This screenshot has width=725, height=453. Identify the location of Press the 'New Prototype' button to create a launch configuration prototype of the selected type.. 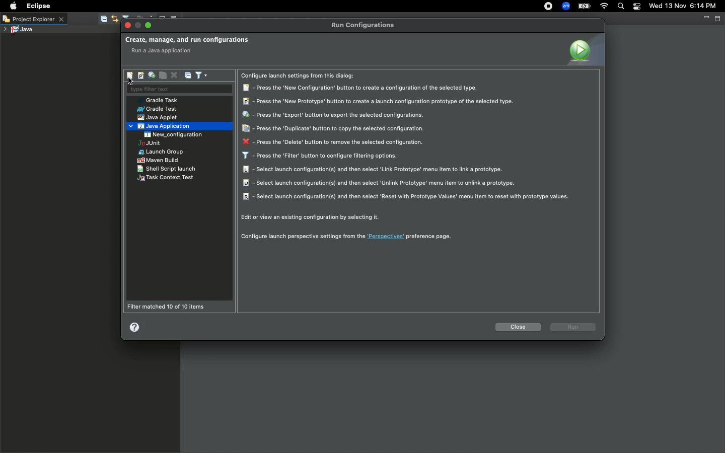
(379, 101).